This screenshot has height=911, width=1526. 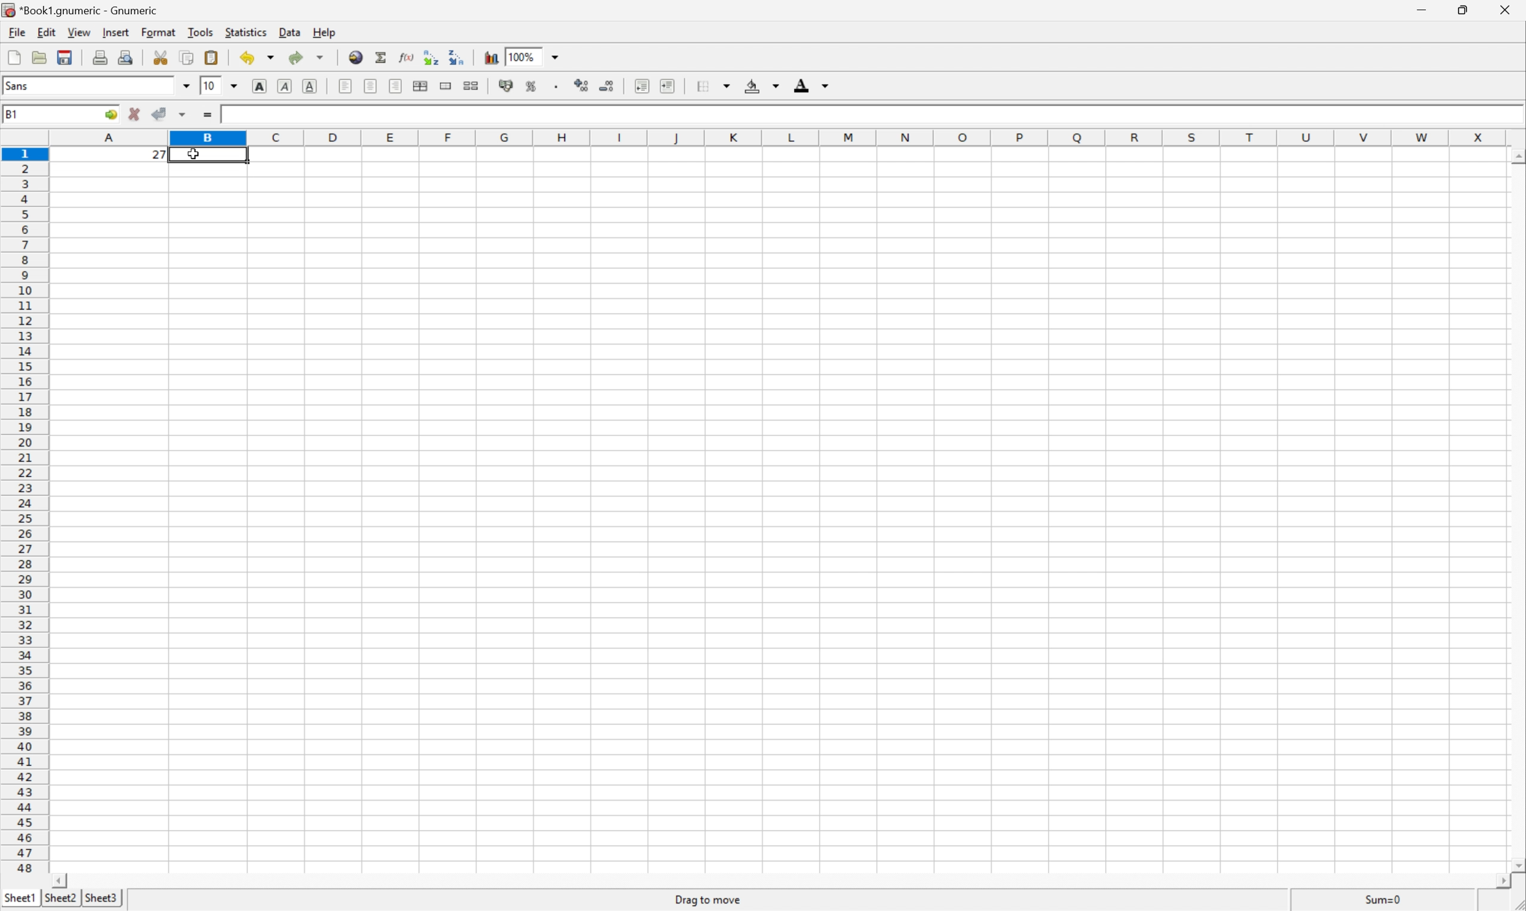 I want to click on File, so click(x=17, y=31).